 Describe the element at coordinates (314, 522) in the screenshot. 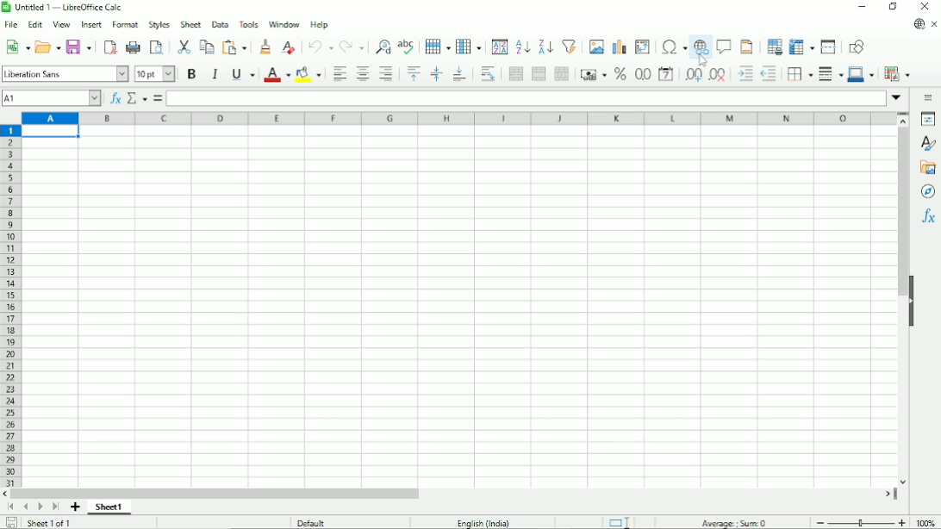

I see `Default` at that location.